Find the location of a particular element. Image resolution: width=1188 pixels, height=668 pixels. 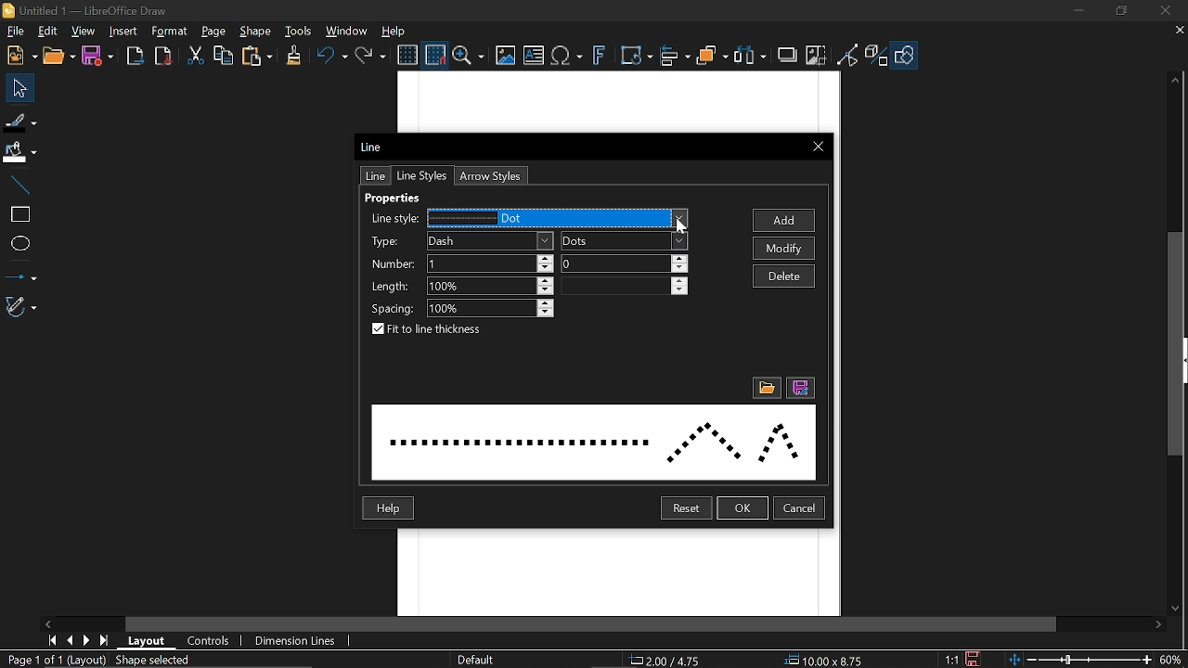

Snap to grid is located at coordinates (433, 54).